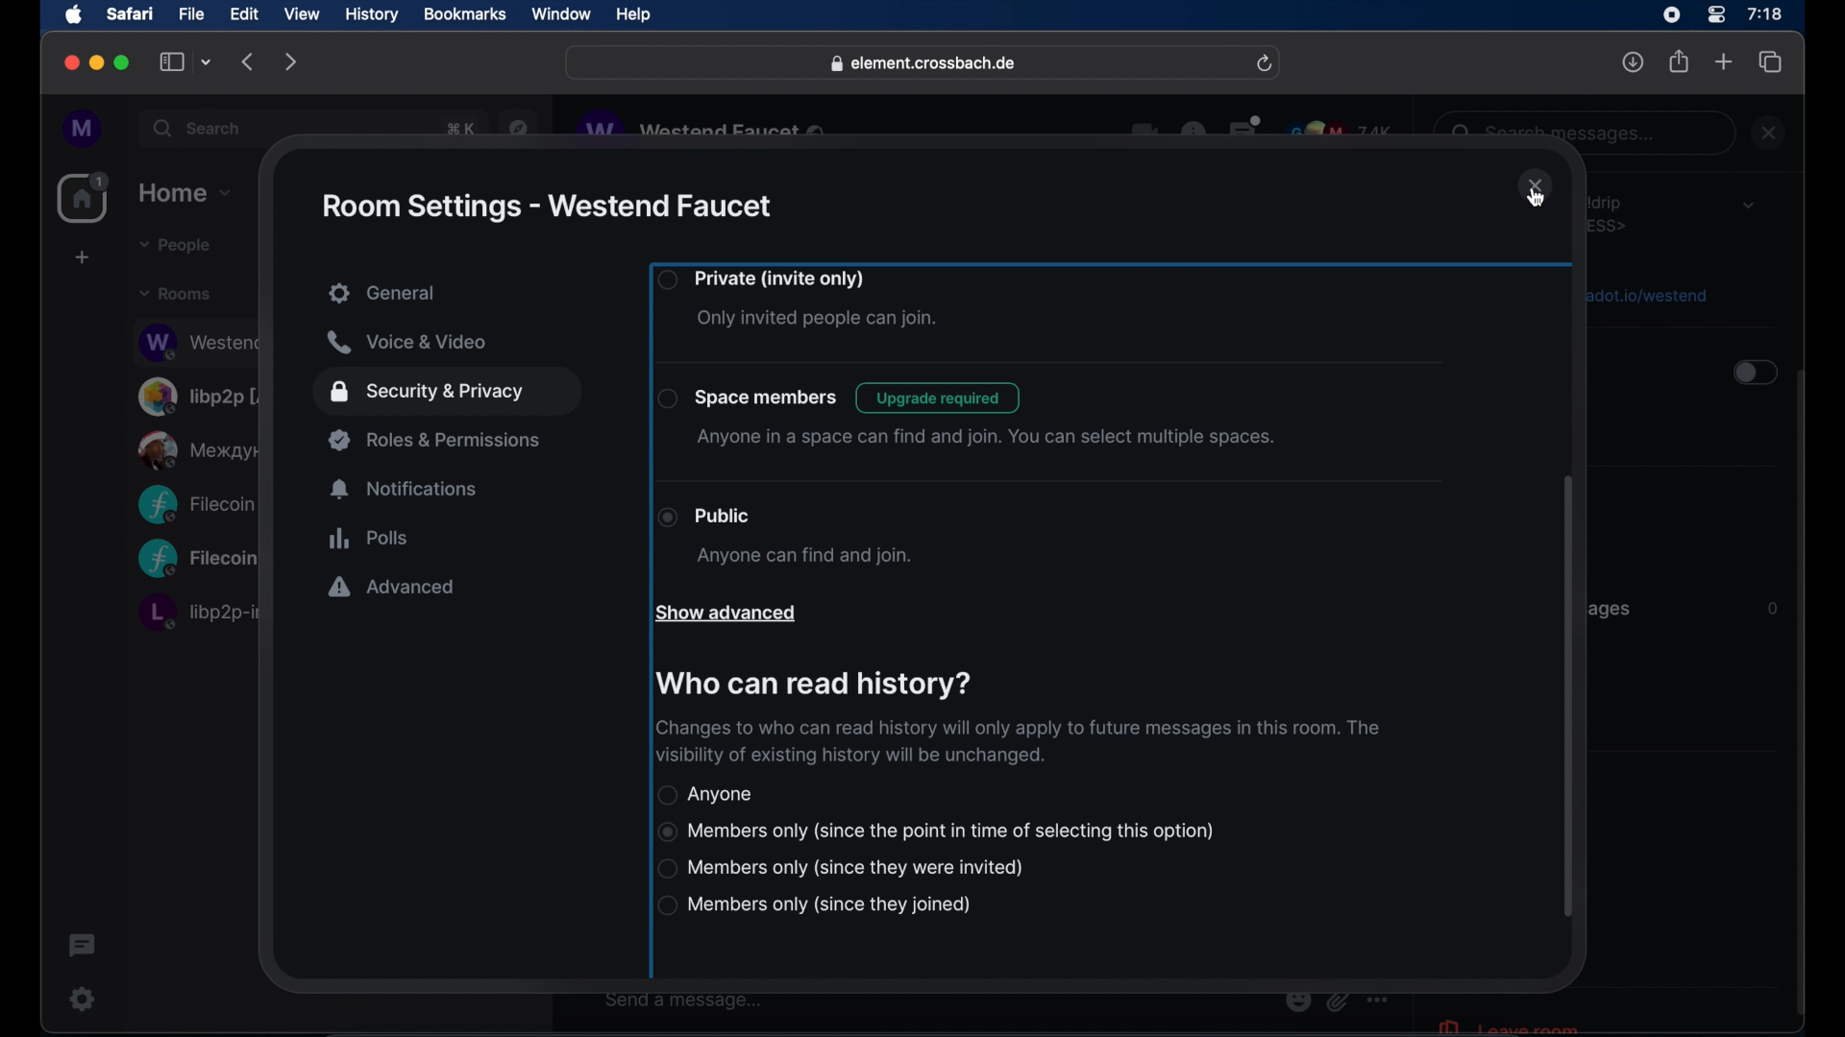 The width and height of the screenshot is (1845, 1037). I want to click on settings, so click(84, 999).